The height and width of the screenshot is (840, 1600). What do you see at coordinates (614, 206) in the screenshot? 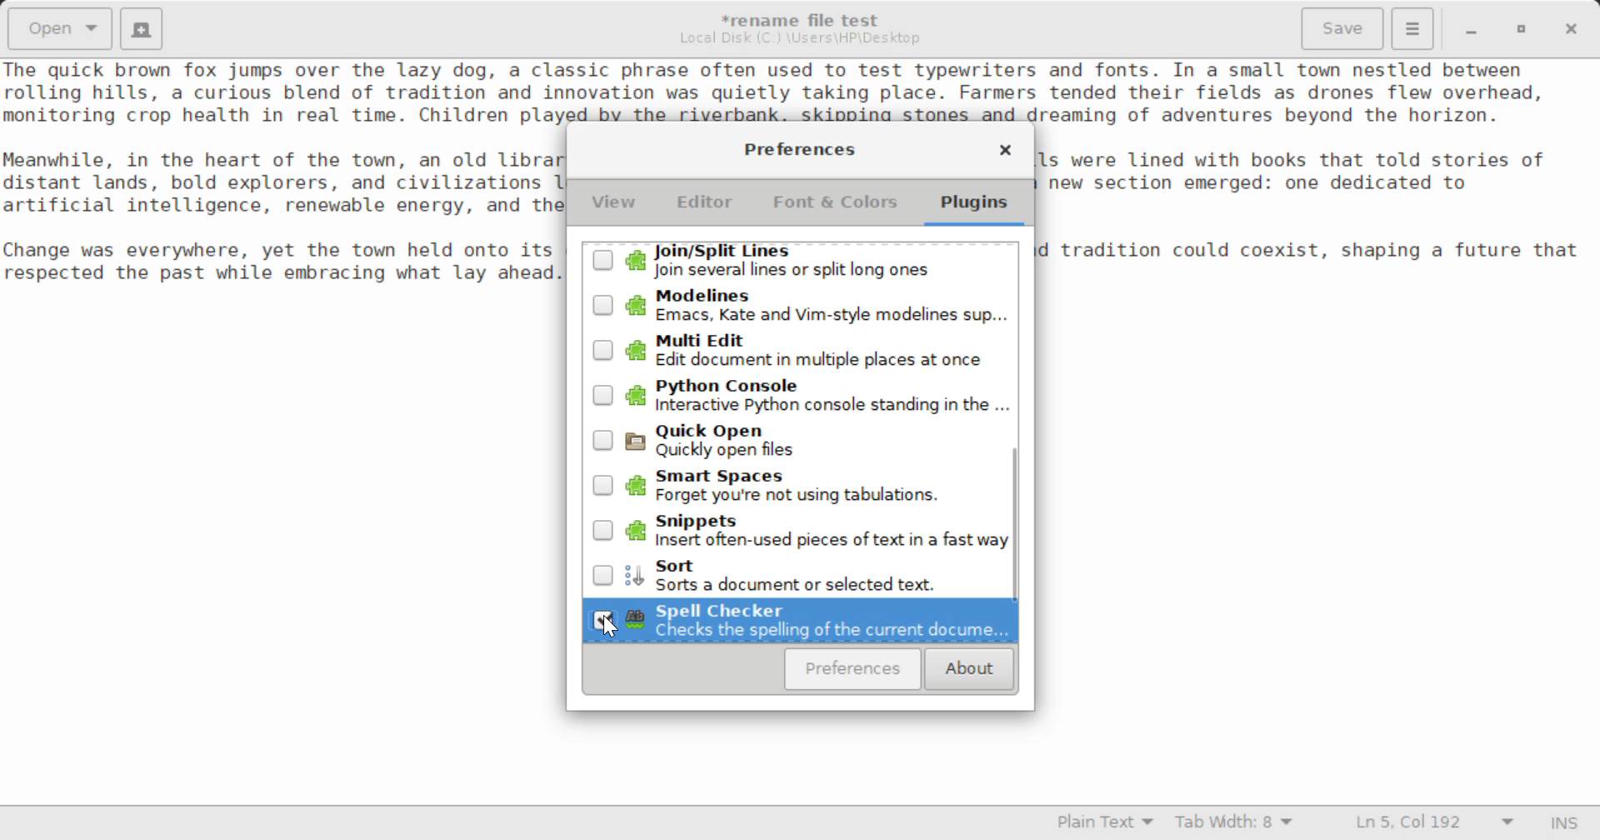
I see `View Tab` at bounding box center [614, 206].